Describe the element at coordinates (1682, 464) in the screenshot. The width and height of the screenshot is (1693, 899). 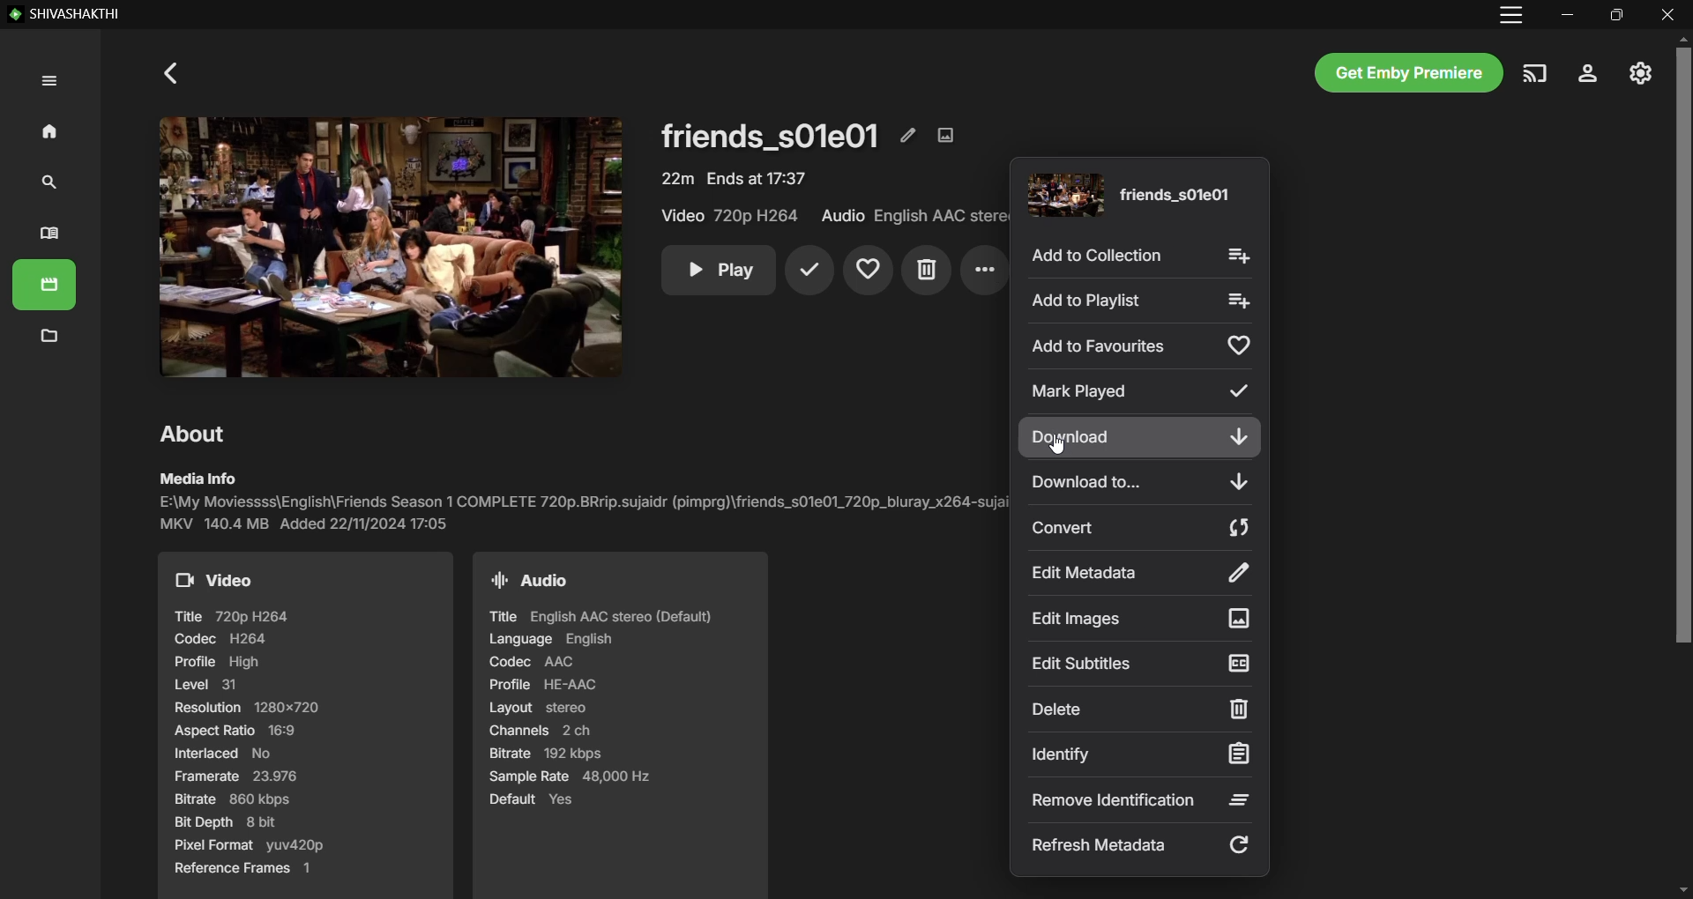
I see `Vertical Scroll Bar` at that location.